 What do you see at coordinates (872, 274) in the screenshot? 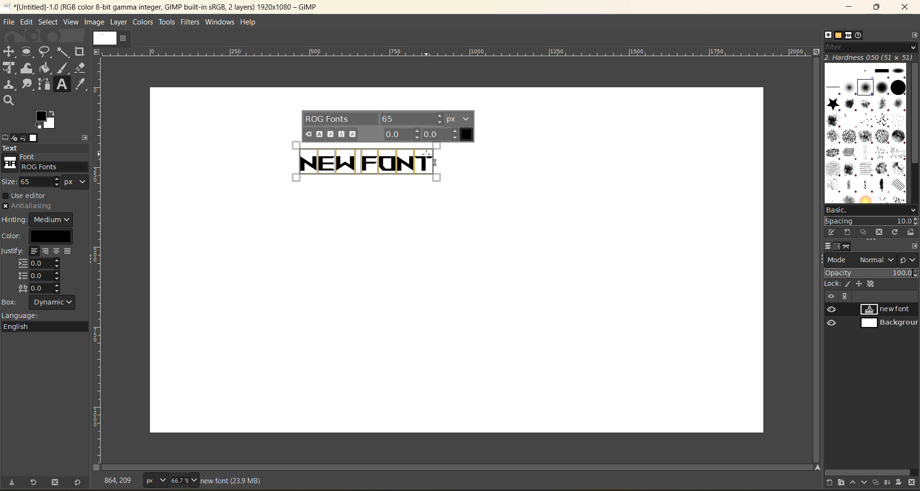
I see `opacity` at bounding box center [872, 274].